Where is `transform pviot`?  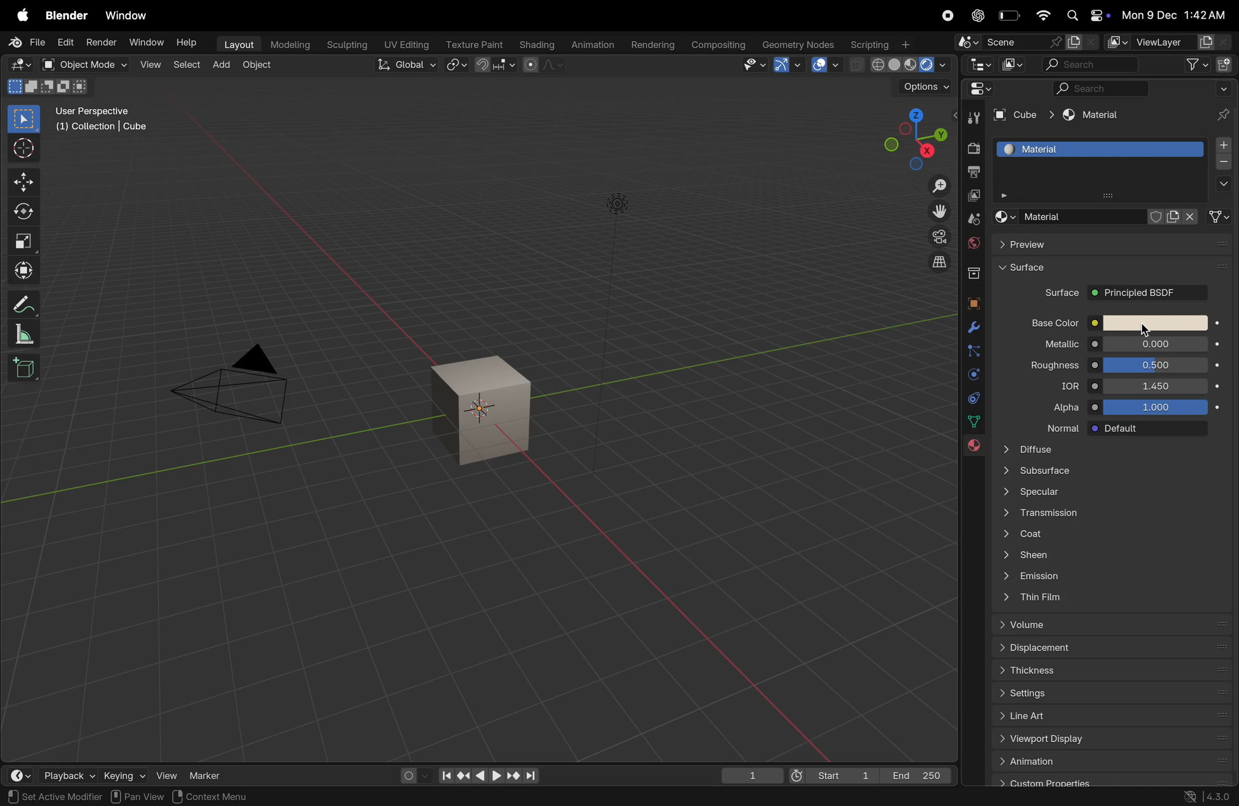 transform pviot is located at coordinates (457, 65).